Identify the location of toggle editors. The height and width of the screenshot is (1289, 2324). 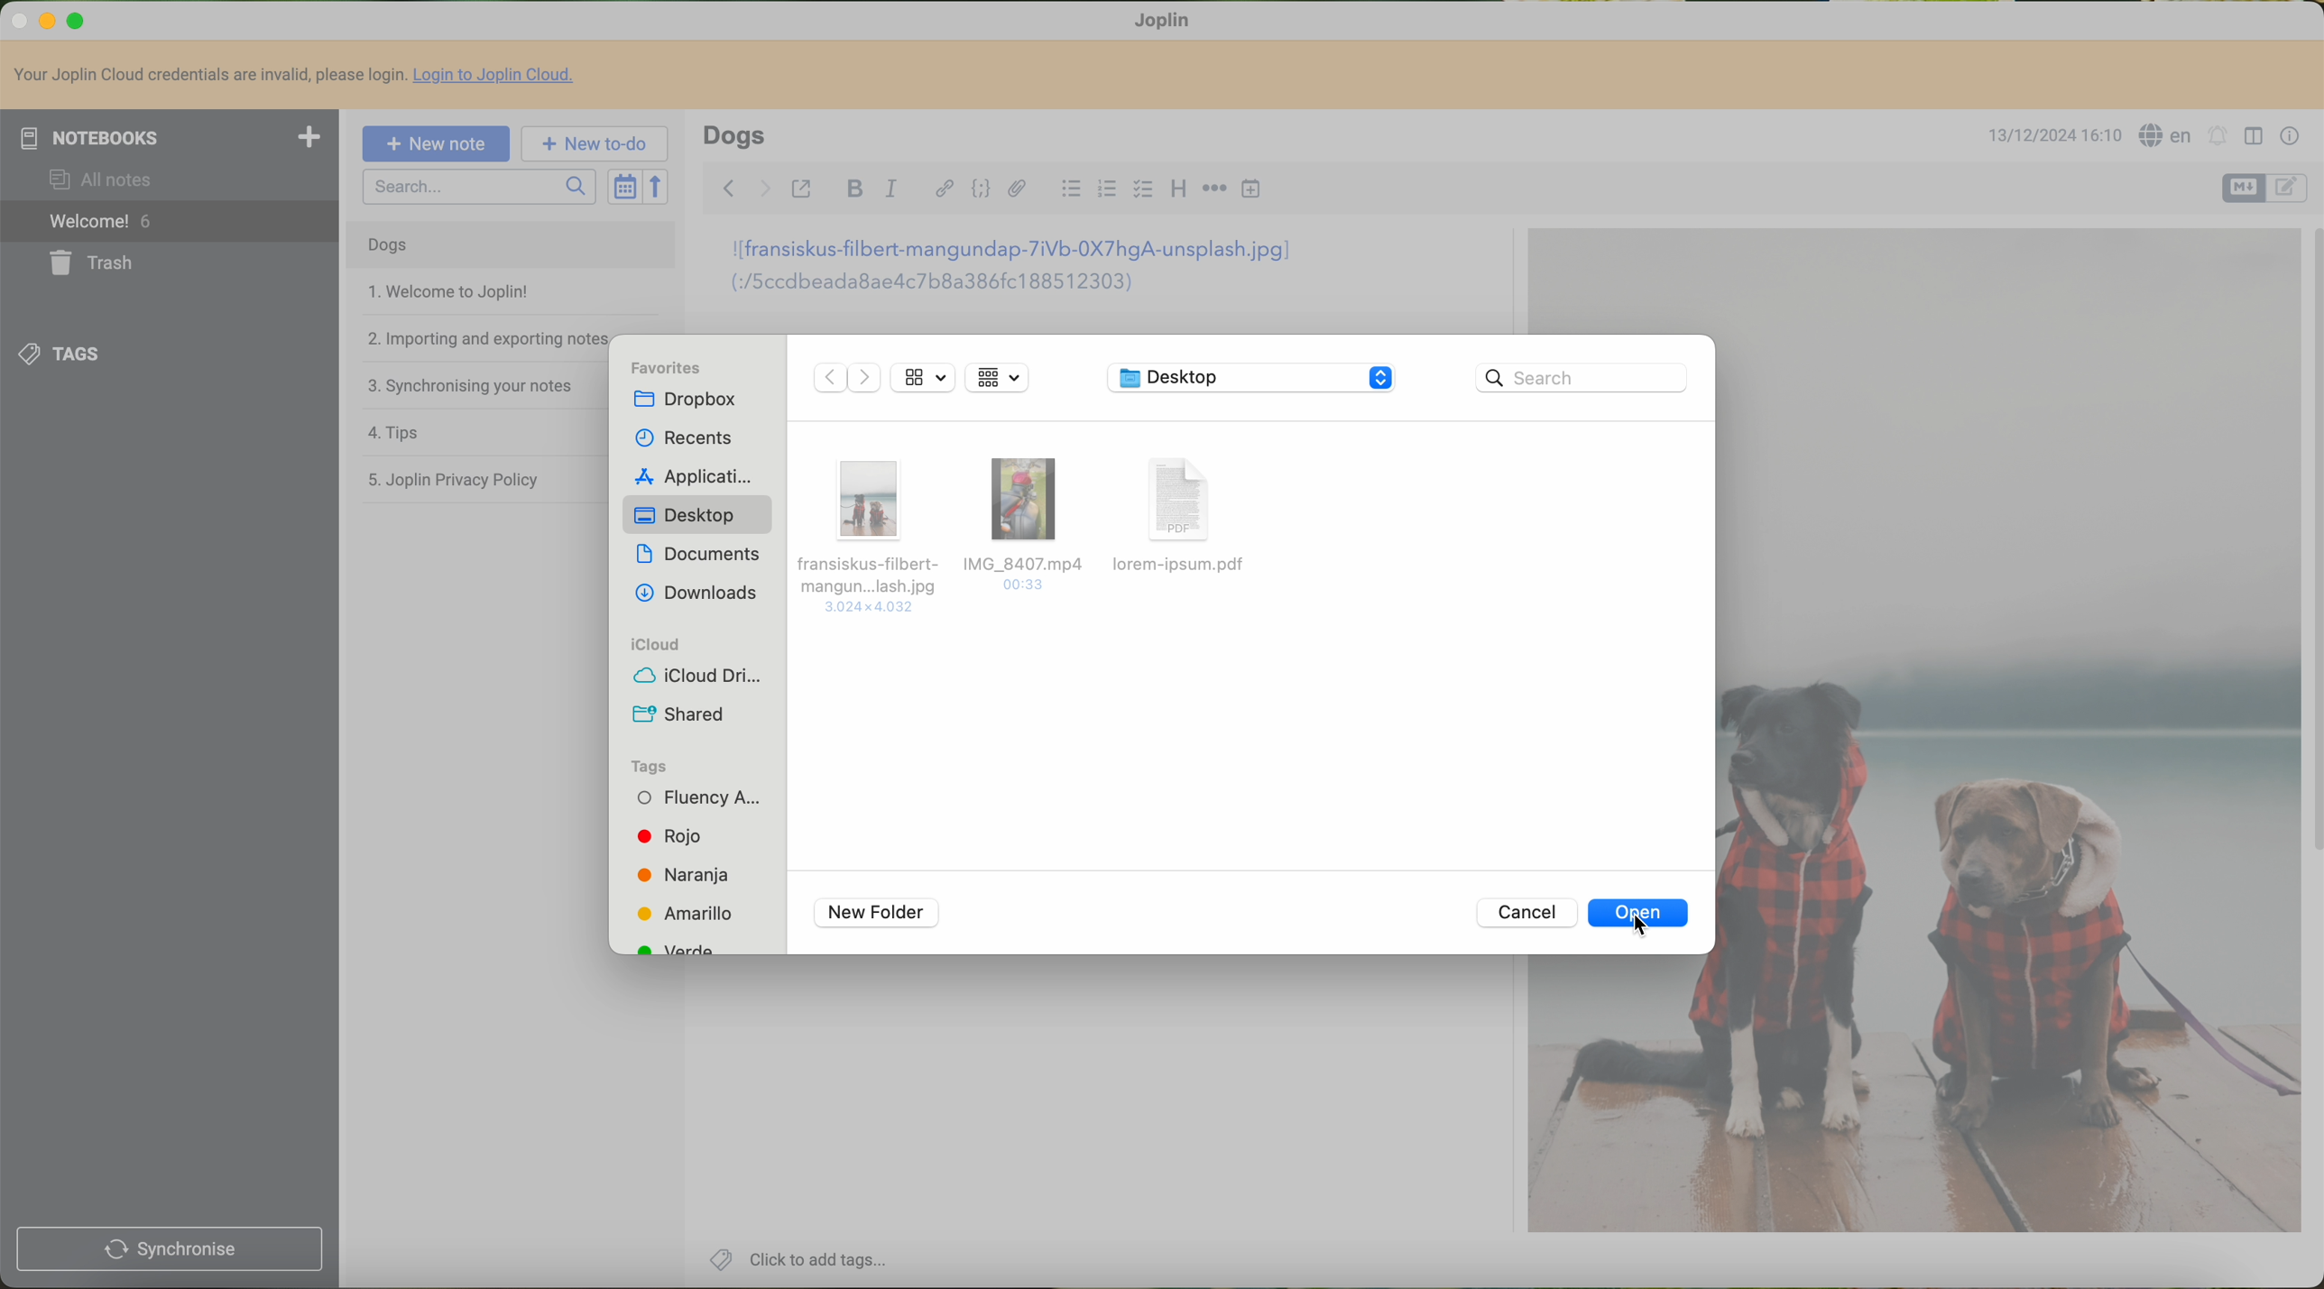
(2289, 188).